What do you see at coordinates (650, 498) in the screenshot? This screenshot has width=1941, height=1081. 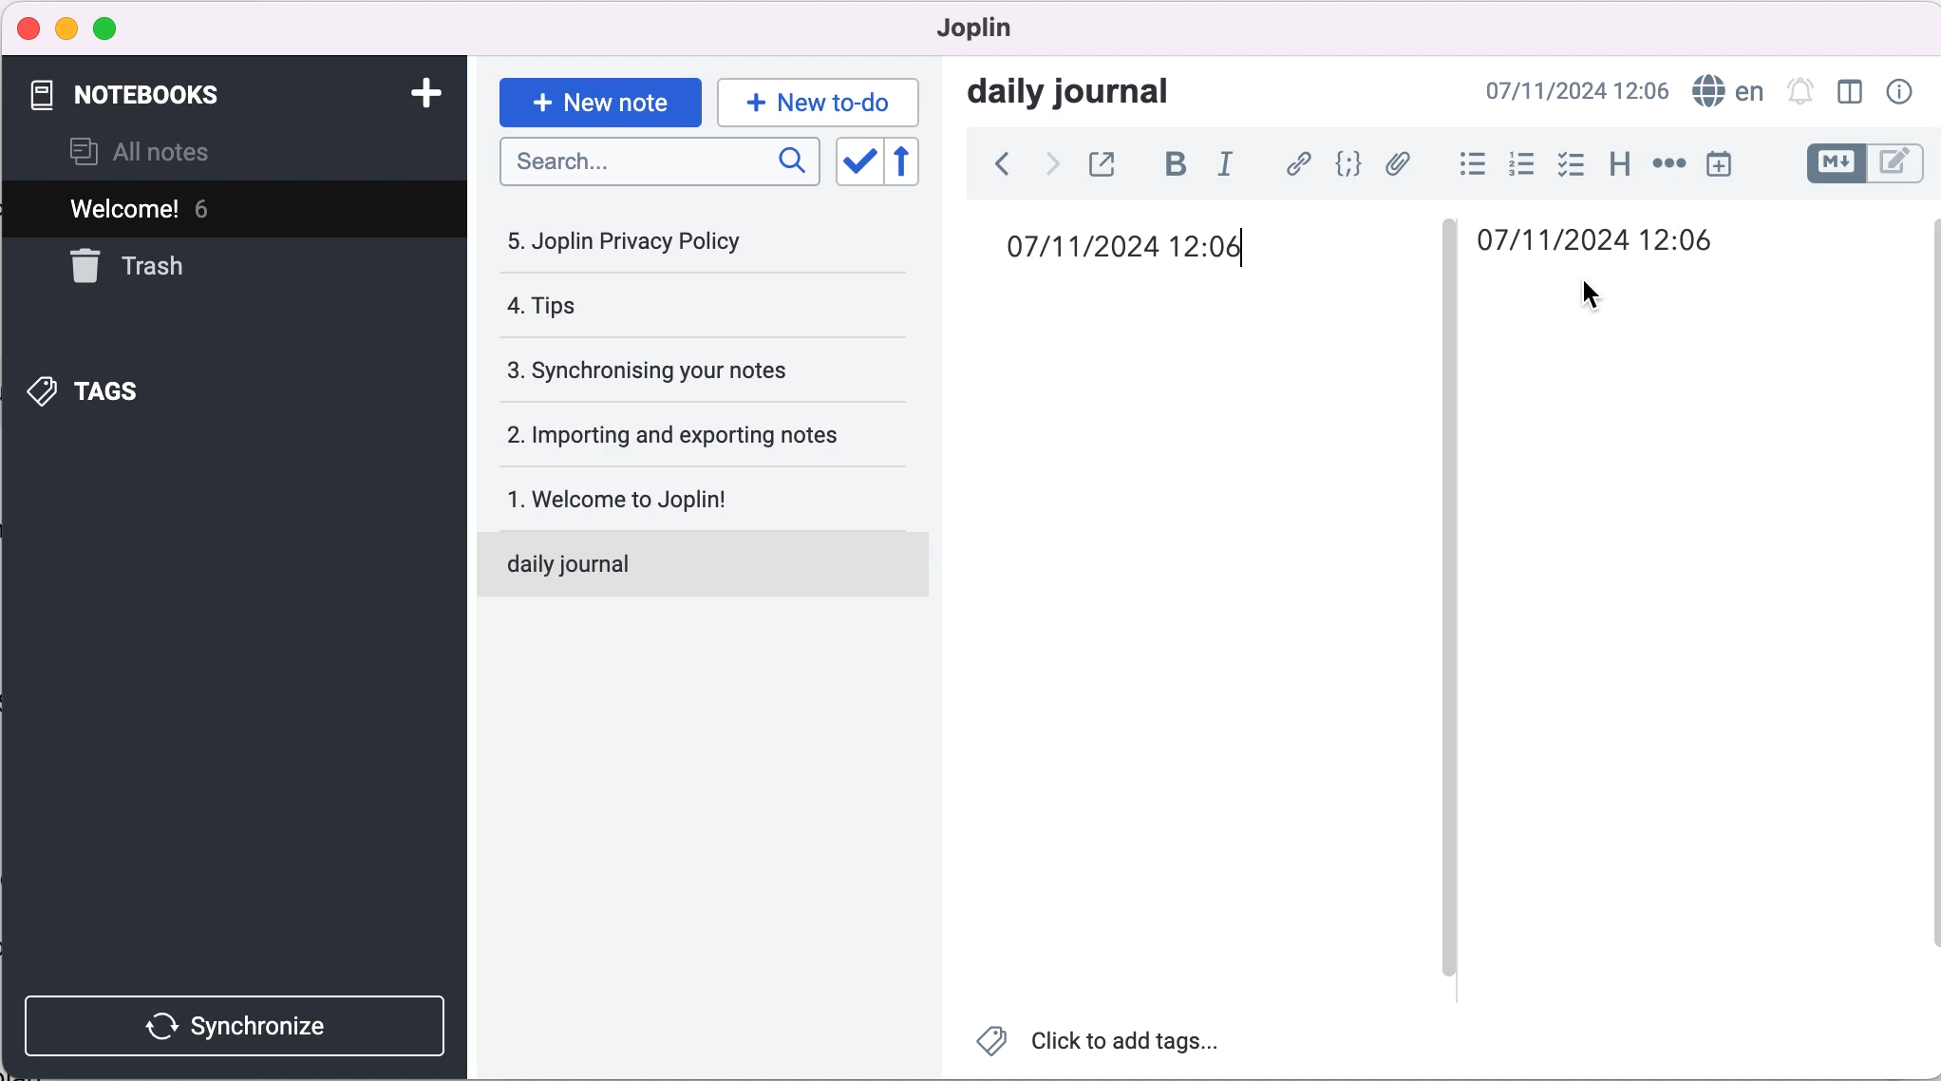 I see `welcome to joplin!` at bounding box center [650, 498].